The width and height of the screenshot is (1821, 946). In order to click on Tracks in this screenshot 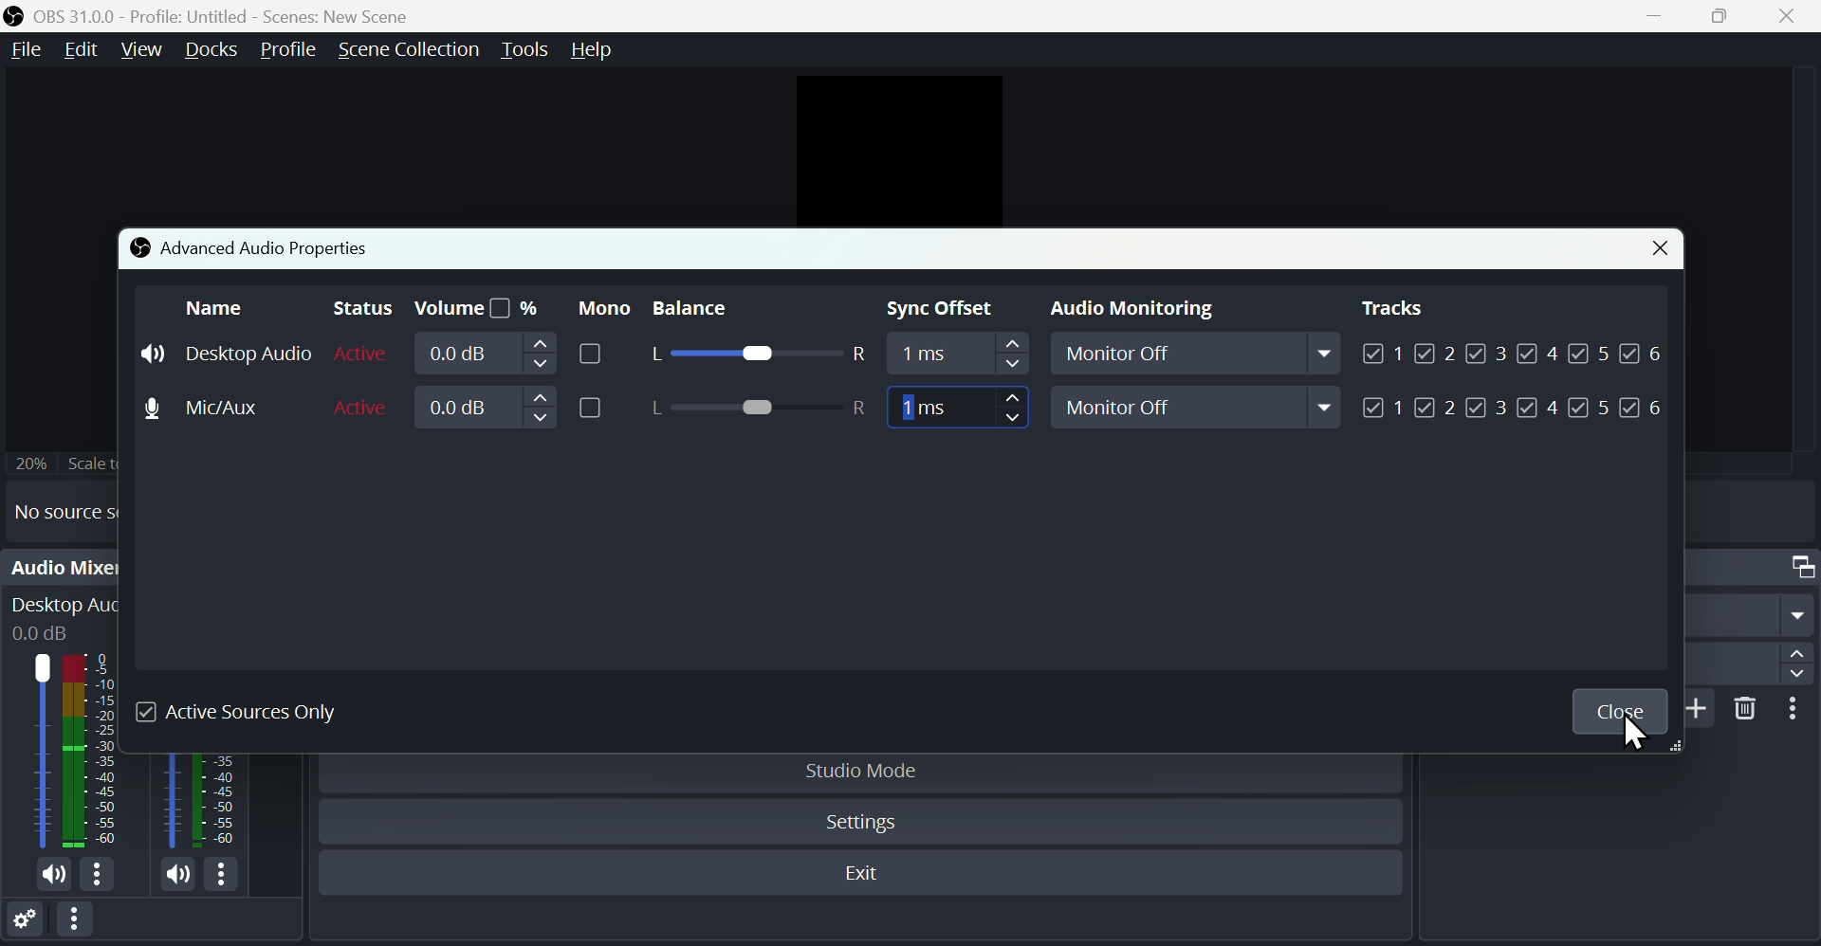, I will do `click(1393, 308)`.